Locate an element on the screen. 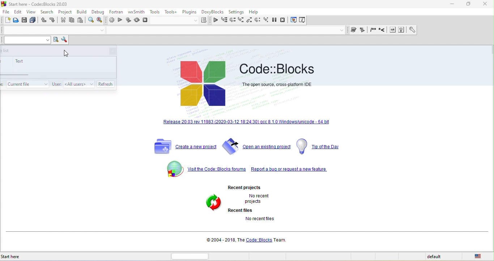 Image resolution: width=494 pixels, height=261 pixels. file is located at coordinates (7, 12).